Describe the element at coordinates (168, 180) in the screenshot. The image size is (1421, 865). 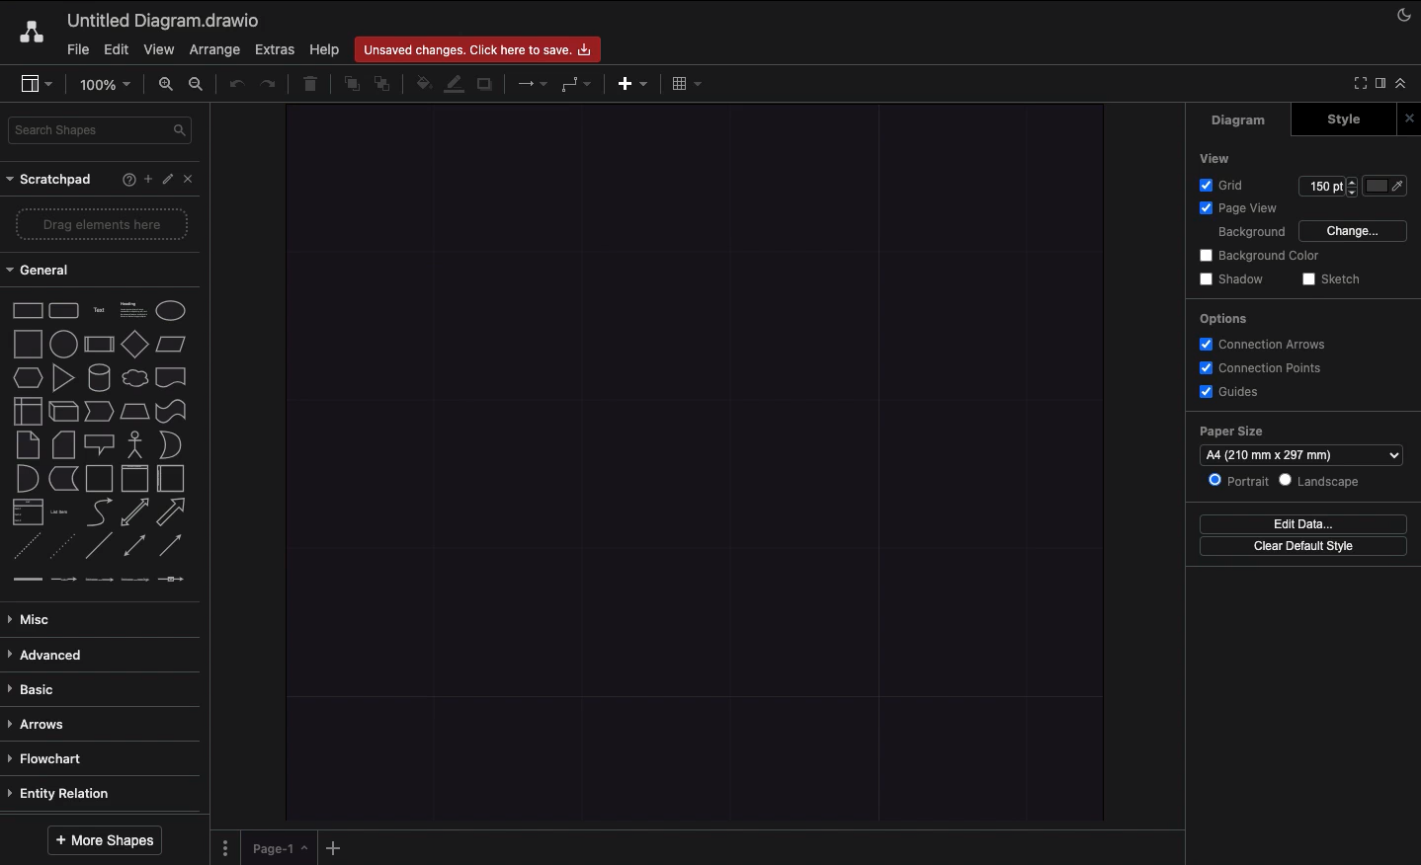
I see `Edit` at that location.